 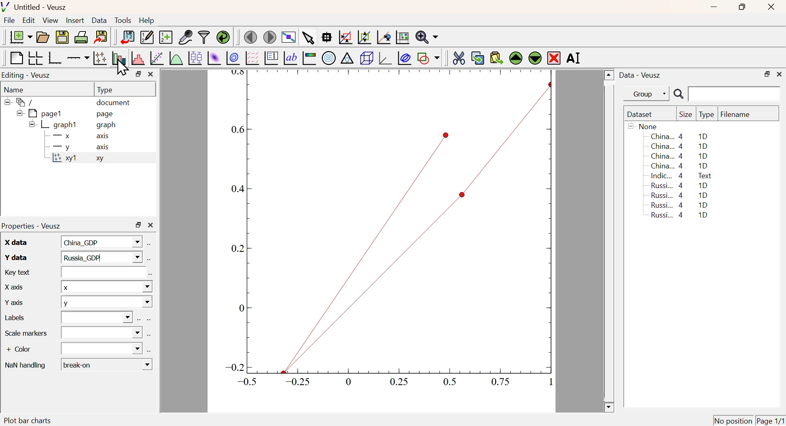 I want to click on Select using dataset Browser, so click(x=150, y=244).